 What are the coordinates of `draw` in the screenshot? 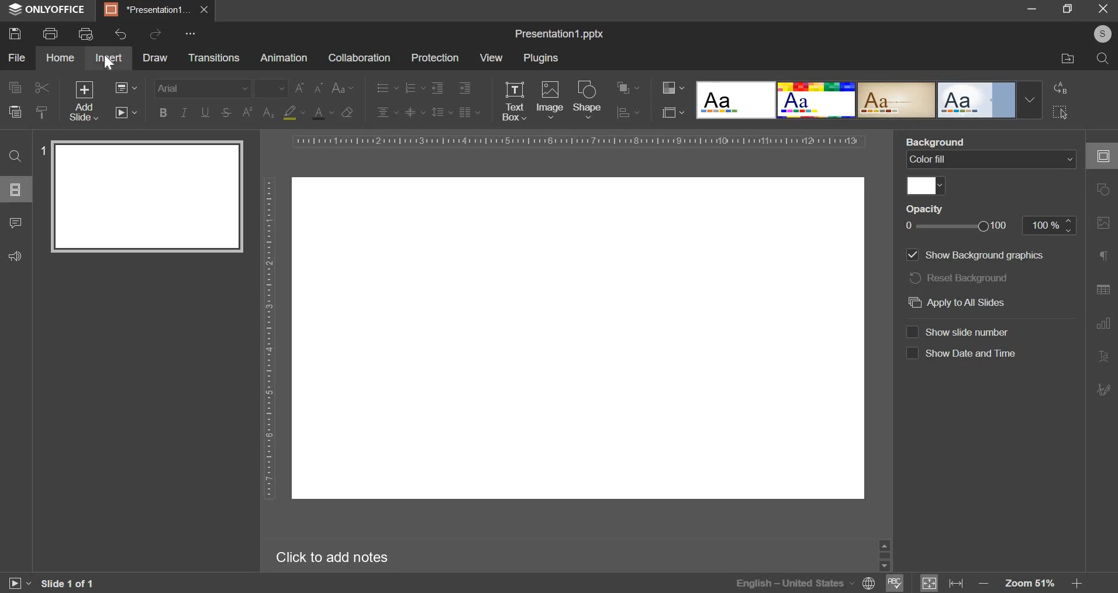 It's located at (154, 58).